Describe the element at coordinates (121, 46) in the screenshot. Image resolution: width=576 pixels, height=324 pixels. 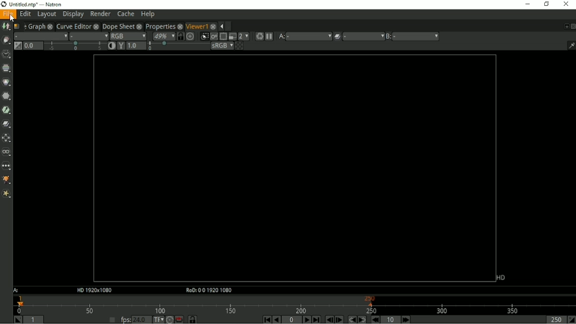
I see `Gamma correction` at that location.